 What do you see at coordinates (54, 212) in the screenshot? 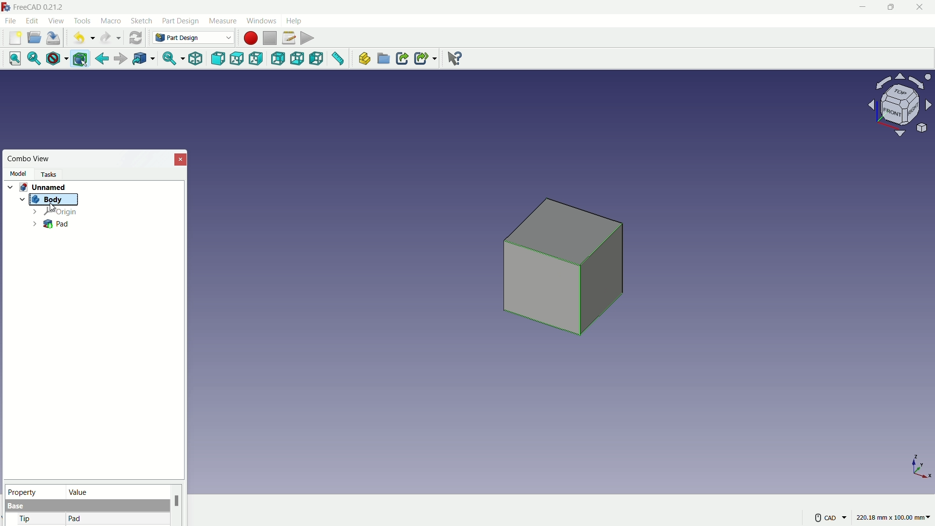
I see `Origin` at bounding box center [54, 212].